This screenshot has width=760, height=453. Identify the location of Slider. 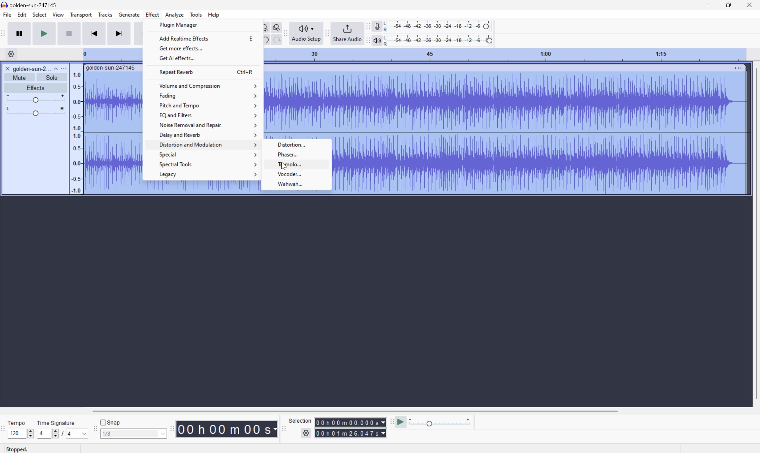
(35, 99).